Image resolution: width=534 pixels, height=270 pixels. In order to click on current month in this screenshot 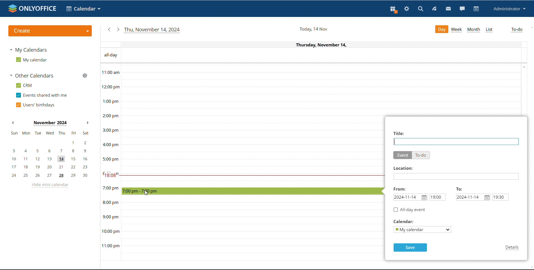, I will do `click(50, 123)`.